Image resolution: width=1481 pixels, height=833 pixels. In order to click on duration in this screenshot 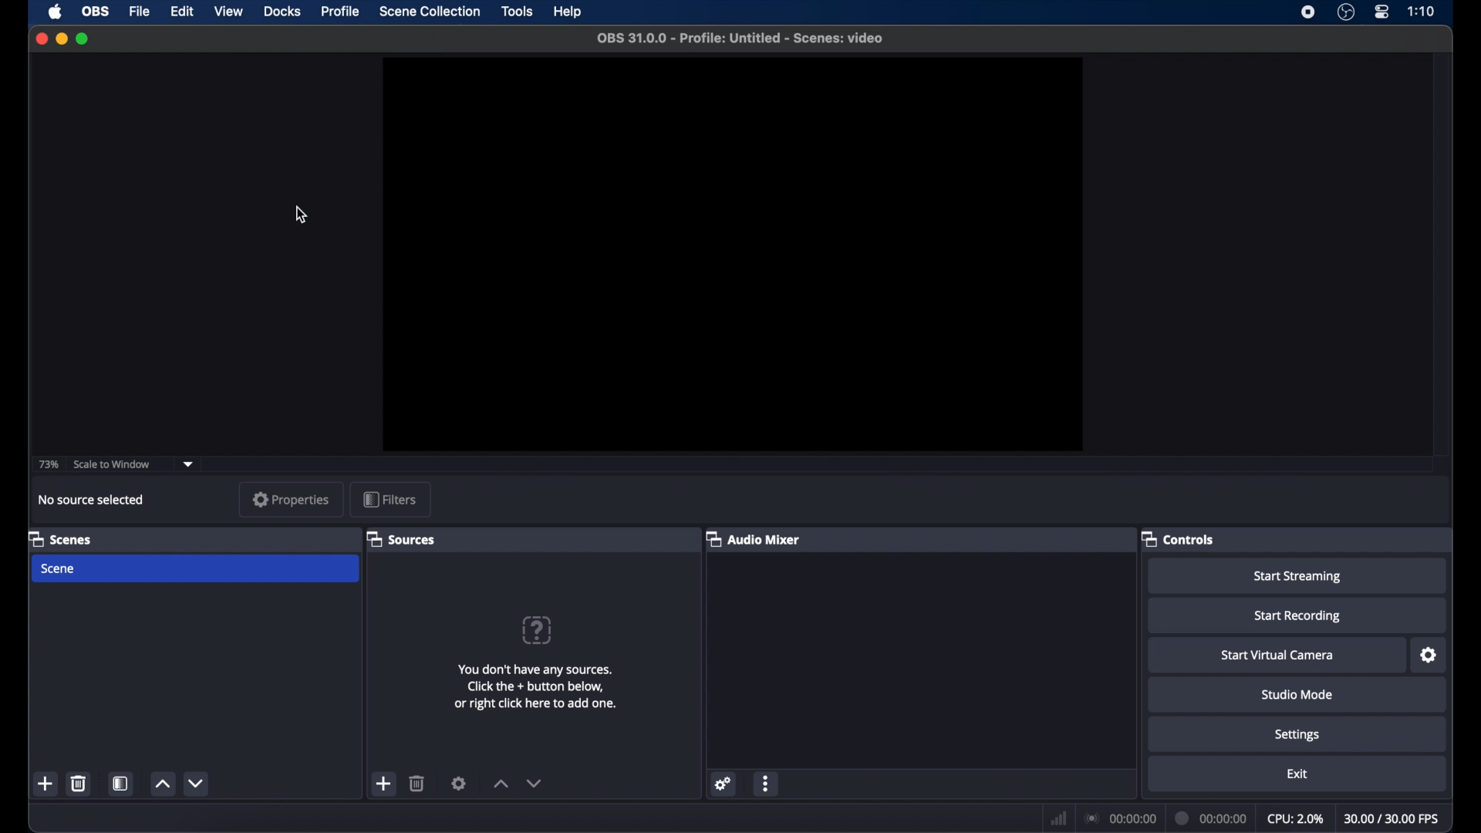, I will do `click(1212, 818)`.